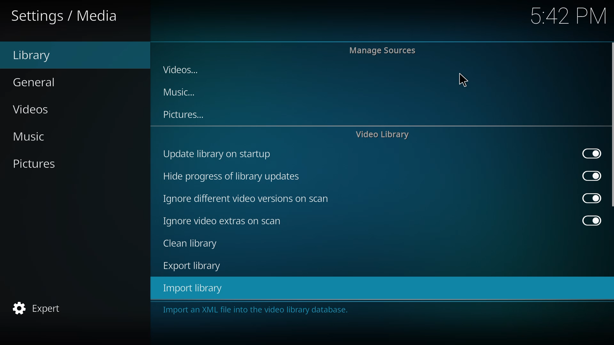 The image size is (614, 345). I want to click on manage, so click(384, 50).